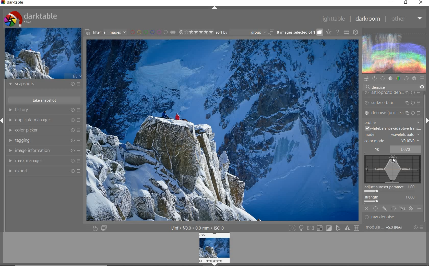  I want to click on base, so click(383, 78).